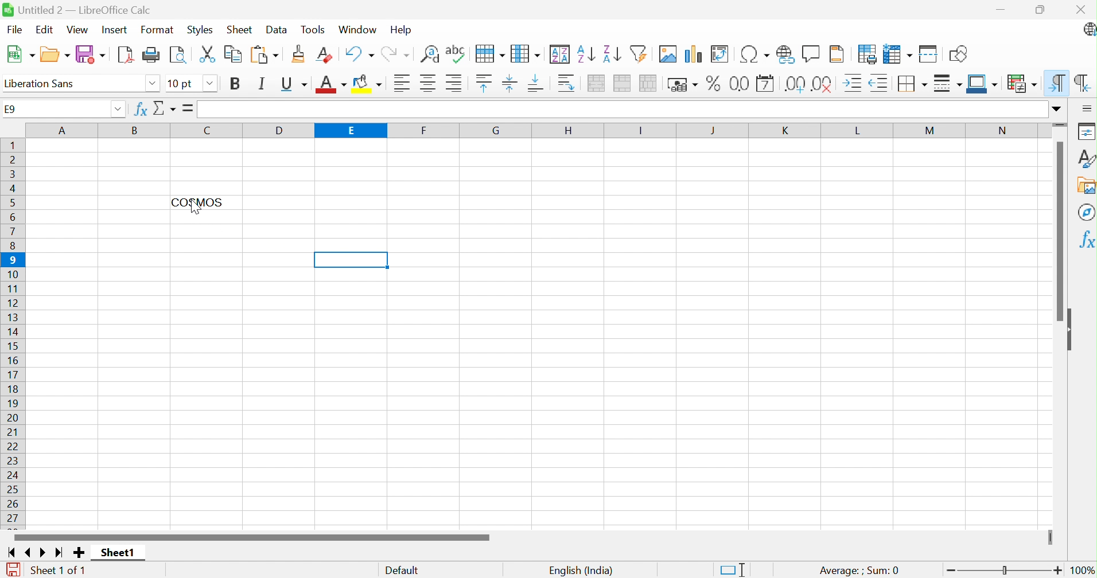 The height and width of the screenshot is (578, 1097). What do you see at coordinates (13, 570) in the screenshot?
I see `The document has been modified. Click to save the document.` at bounding box center [13, 570].